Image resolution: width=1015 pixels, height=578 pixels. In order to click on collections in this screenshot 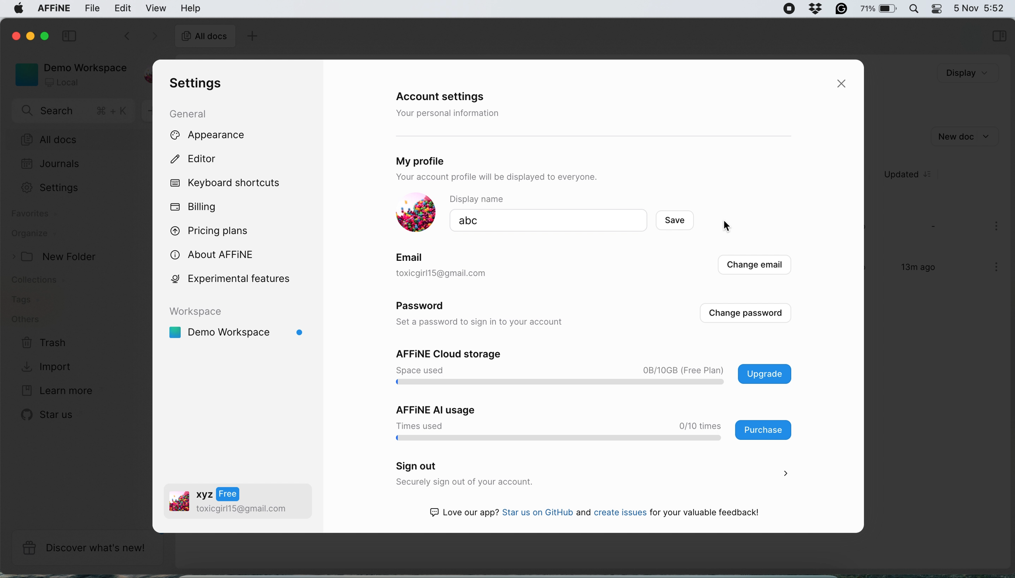, I will do `click(45, 281)`.